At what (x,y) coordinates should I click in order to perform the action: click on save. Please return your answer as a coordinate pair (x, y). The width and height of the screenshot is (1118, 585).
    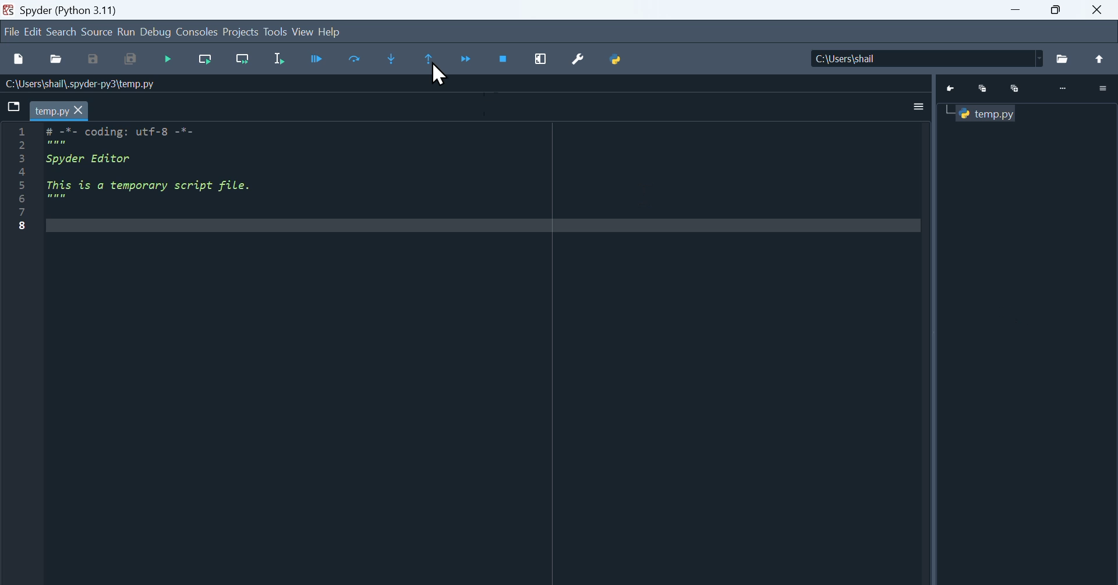
    Looking at the image, I should click on (94, 59).